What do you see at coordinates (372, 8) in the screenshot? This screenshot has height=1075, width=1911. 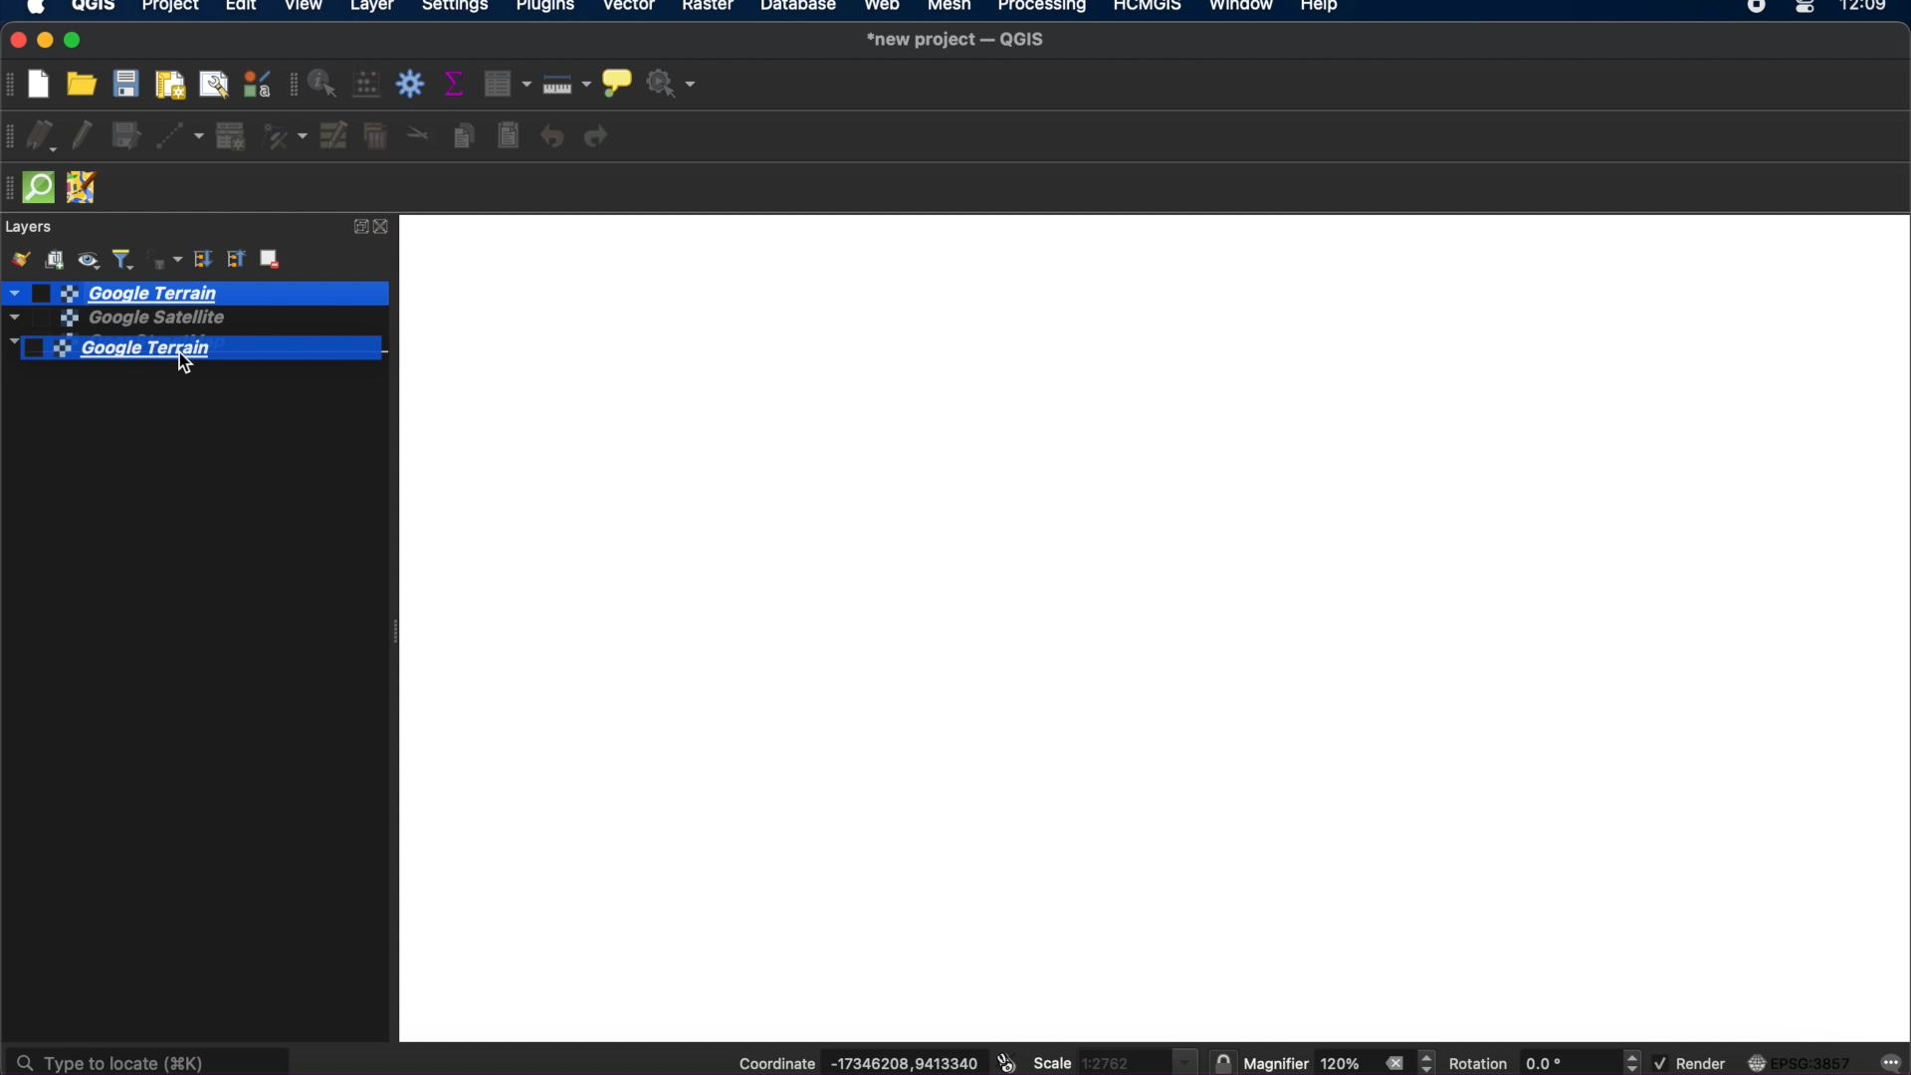 I see `layer` at bounding box center [372, 8].